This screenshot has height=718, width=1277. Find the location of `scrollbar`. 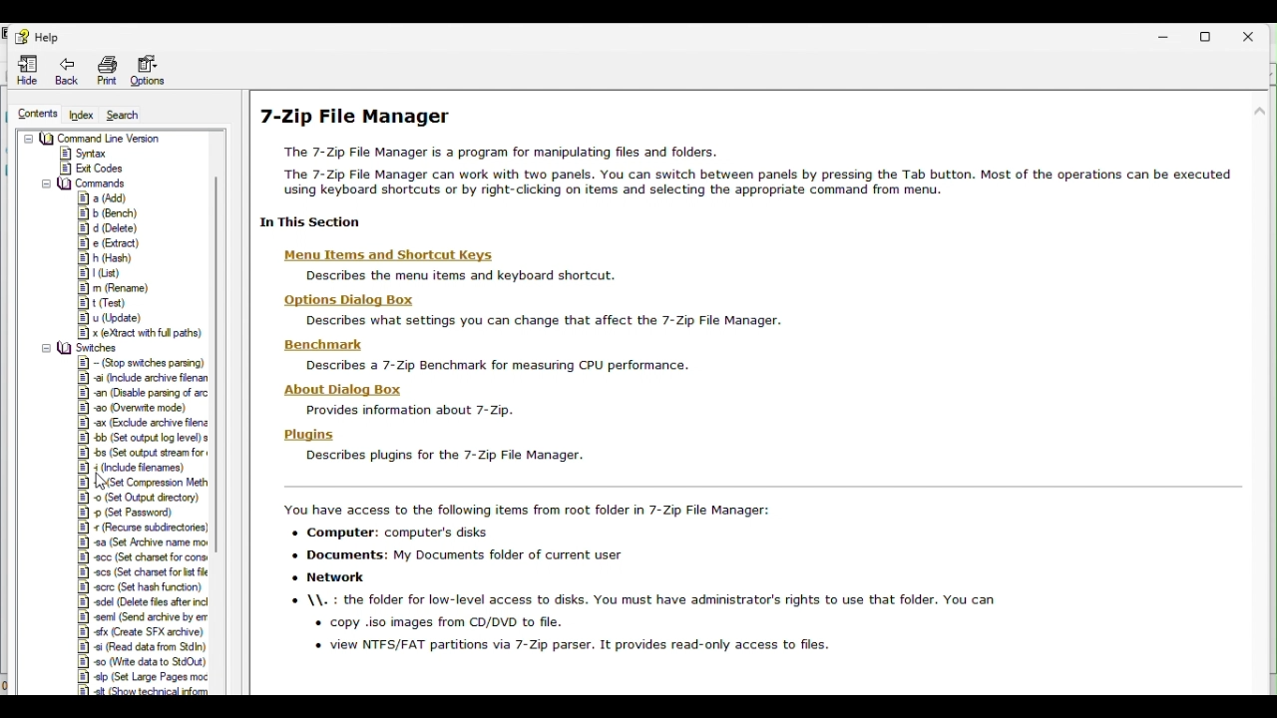

scrollbar is located at coordinates (225, 341).